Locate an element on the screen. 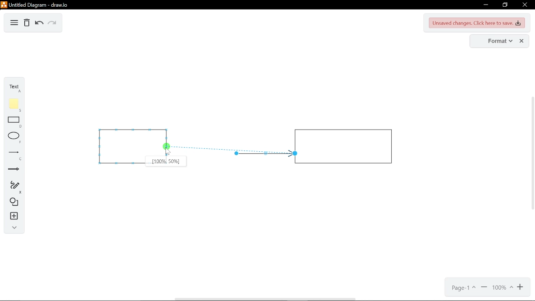 This screenshot has height=301, width=535. zoom out is located at coordinates (484, 289).